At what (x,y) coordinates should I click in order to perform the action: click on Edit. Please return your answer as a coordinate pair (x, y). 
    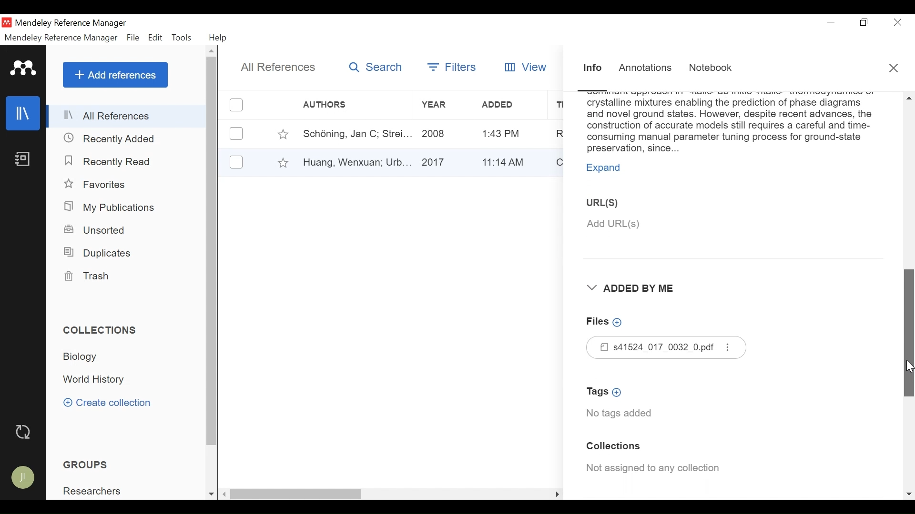
    Looking at the image, I should click on (155, 38).